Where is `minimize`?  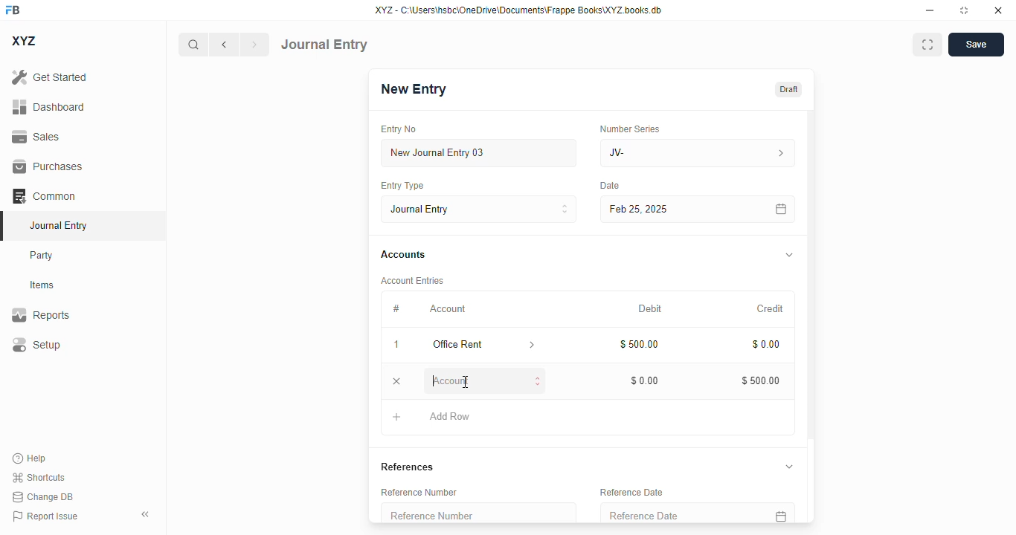 minimize is located at coordinates (930, 10).